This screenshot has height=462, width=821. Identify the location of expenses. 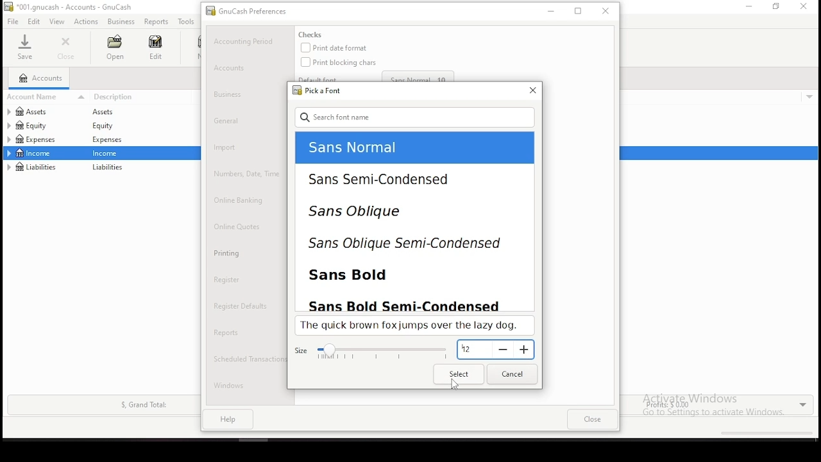
(43, 139).